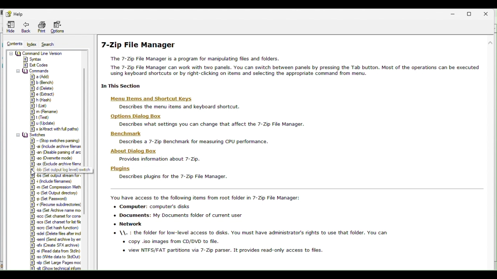 The width and height of the screenshot is (497, 279). What do you see at coordinates (53, 199) in the screenshot?
I see `5) p (Set Password)` at bounding box center [53, 199].